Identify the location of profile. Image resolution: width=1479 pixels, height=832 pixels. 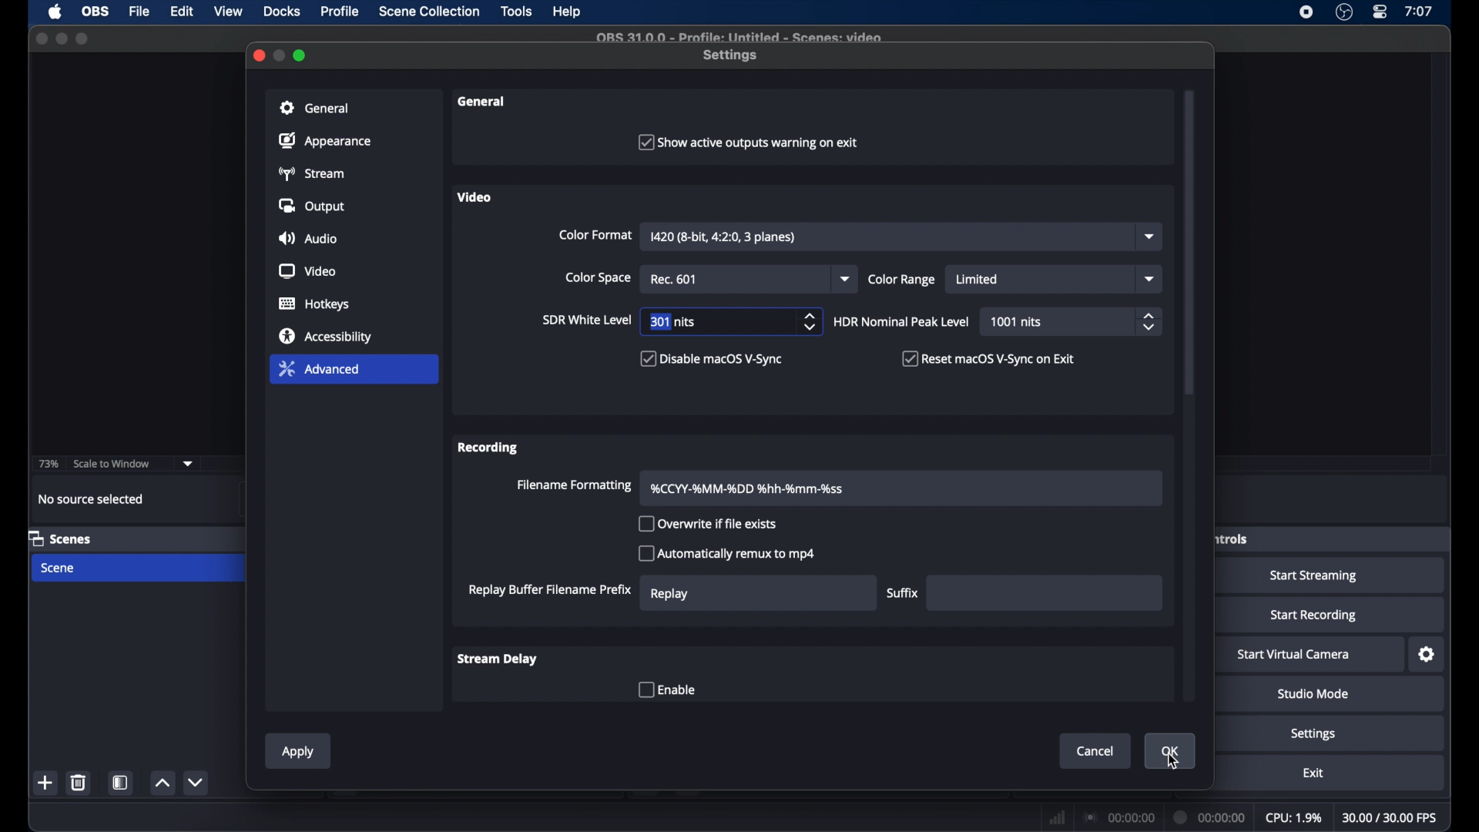
(342, 12).